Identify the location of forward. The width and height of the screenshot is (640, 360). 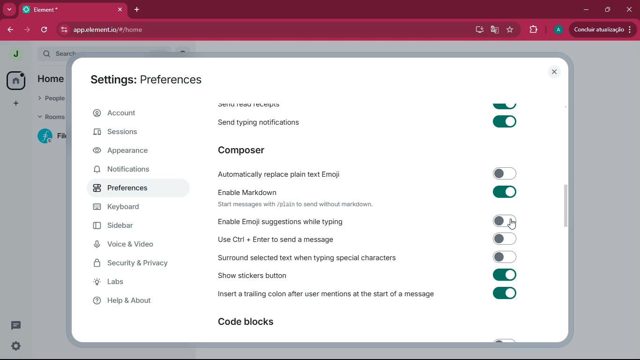
(26, 30).